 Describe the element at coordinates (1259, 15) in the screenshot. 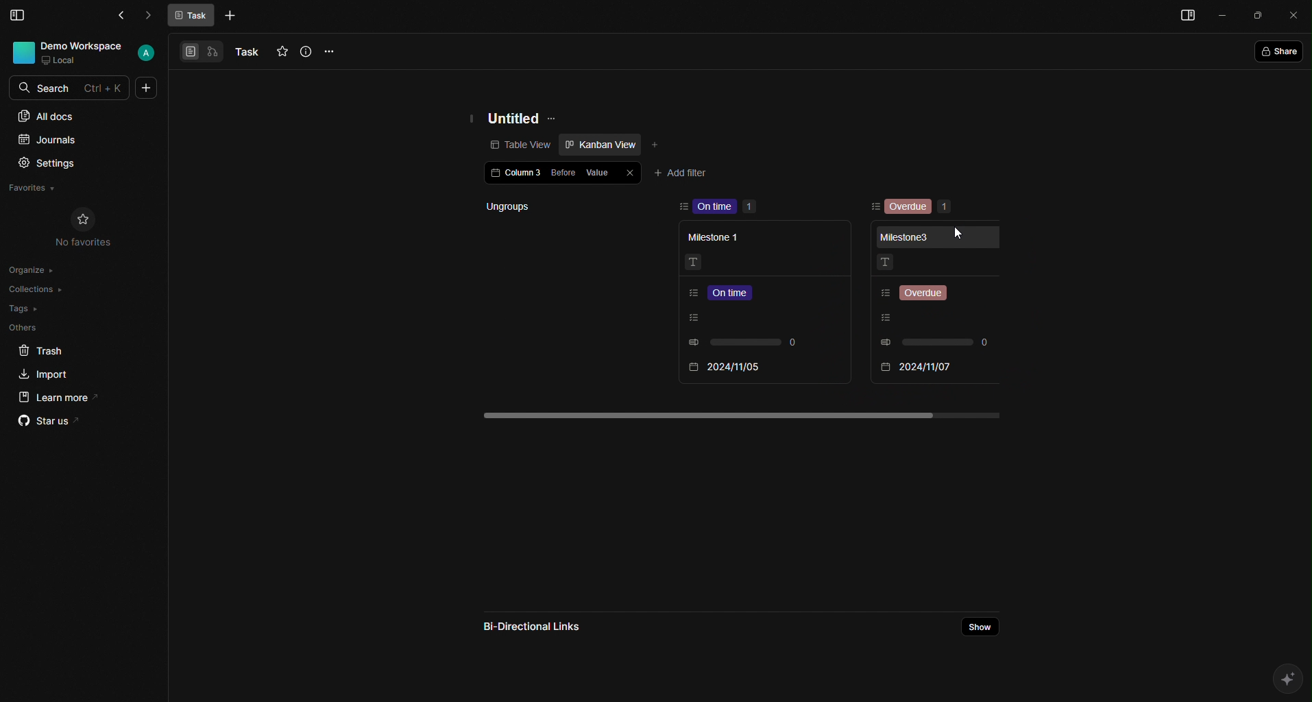

I see `Box` at that location.